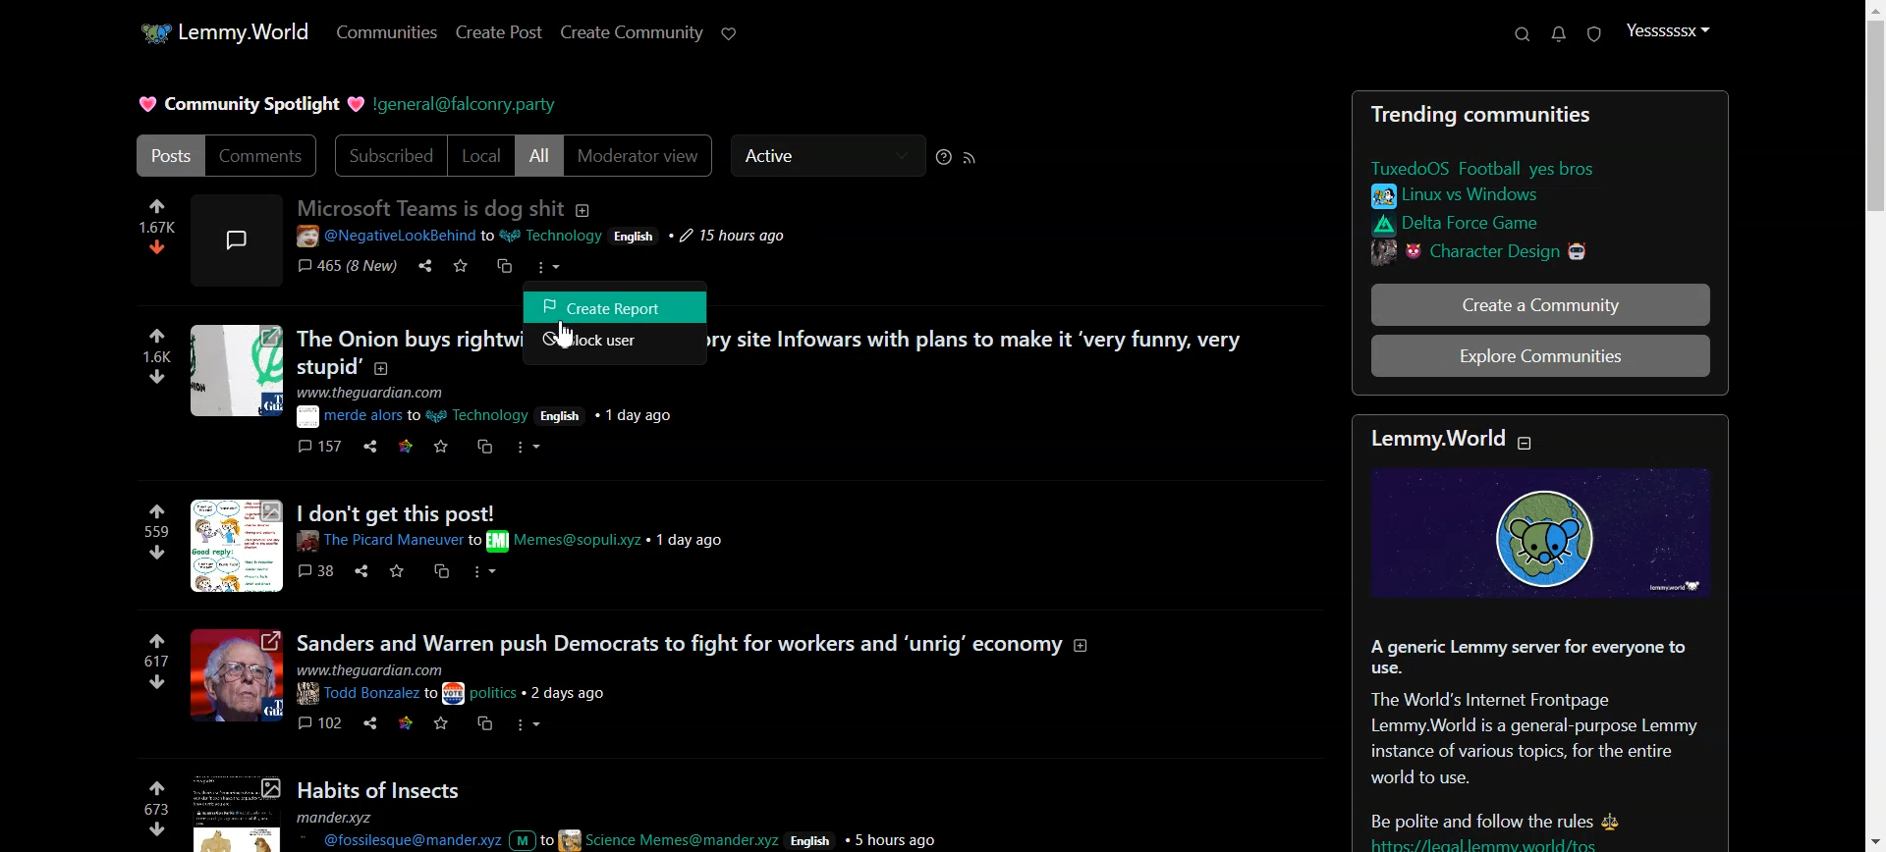  Describe the element at coordinates (1503, 251) in the screenshot. I see `link` at that location.